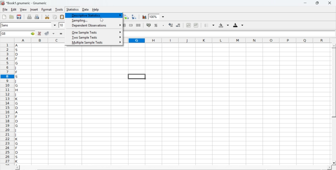  I want to click on format, so click(47, 9).